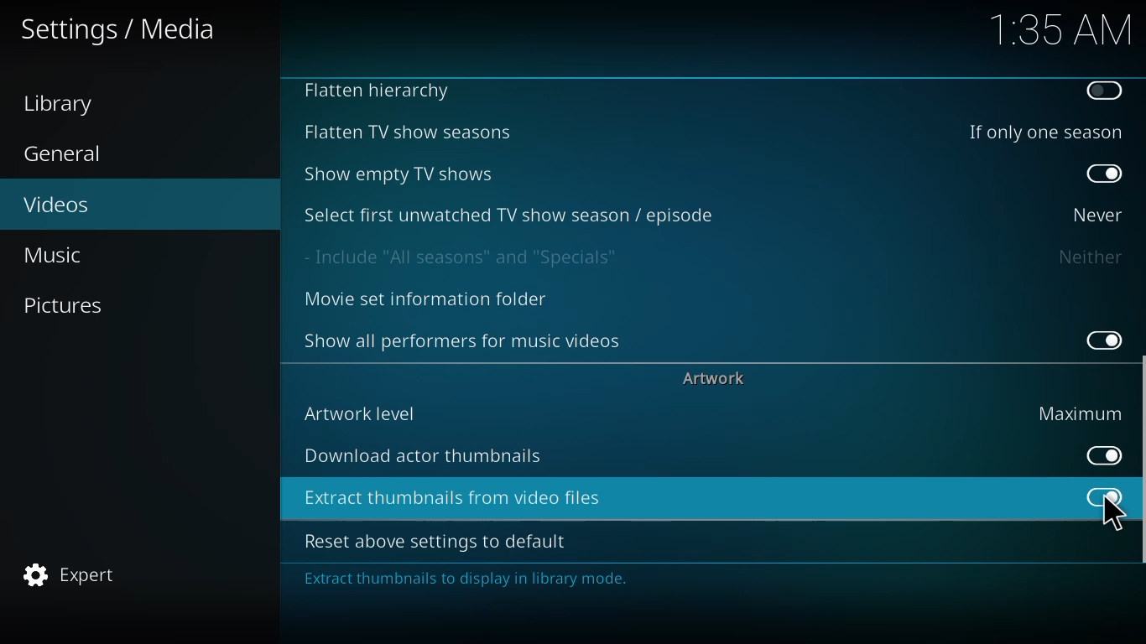  Describe the element at coordinates (1060, 28) in the screenshot. I see `time` at that location.